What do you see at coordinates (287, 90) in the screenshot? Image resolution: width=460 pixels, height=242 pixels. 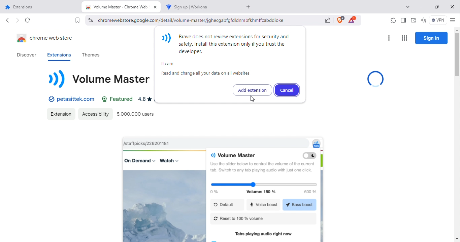 I see `Cancel` at bounding box center [287, 90].